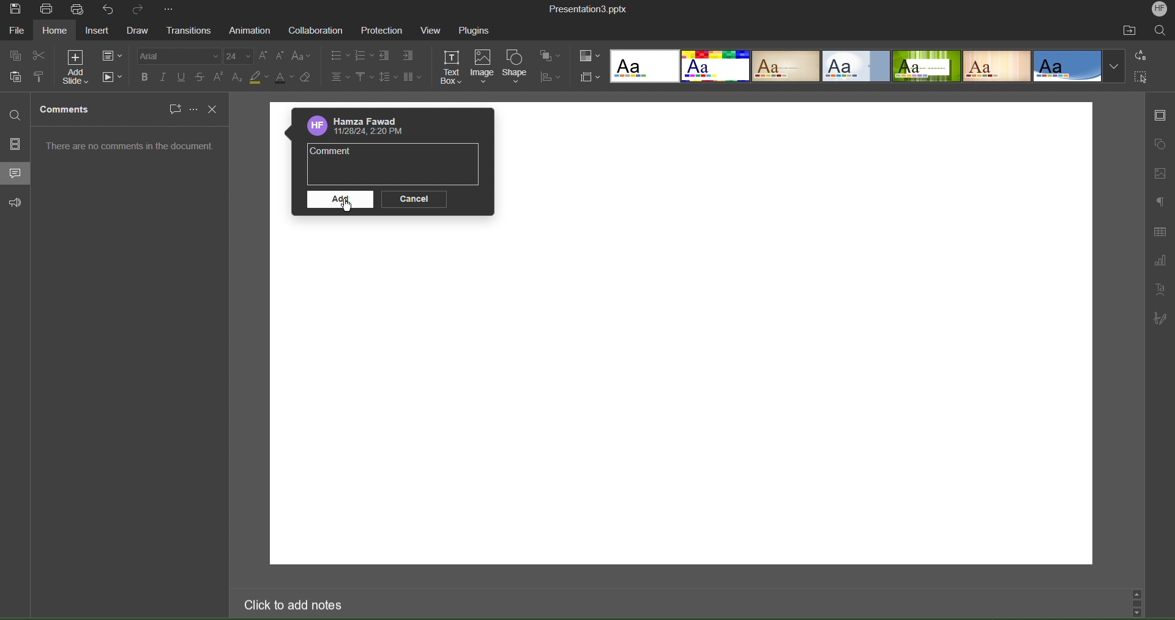 Image resolution: width=1175 pixels, height=620 pixels. What do you see at coordinates (282, 58) in the screenshot?
I see `Decrease Size` at bounding box center [282, 58].